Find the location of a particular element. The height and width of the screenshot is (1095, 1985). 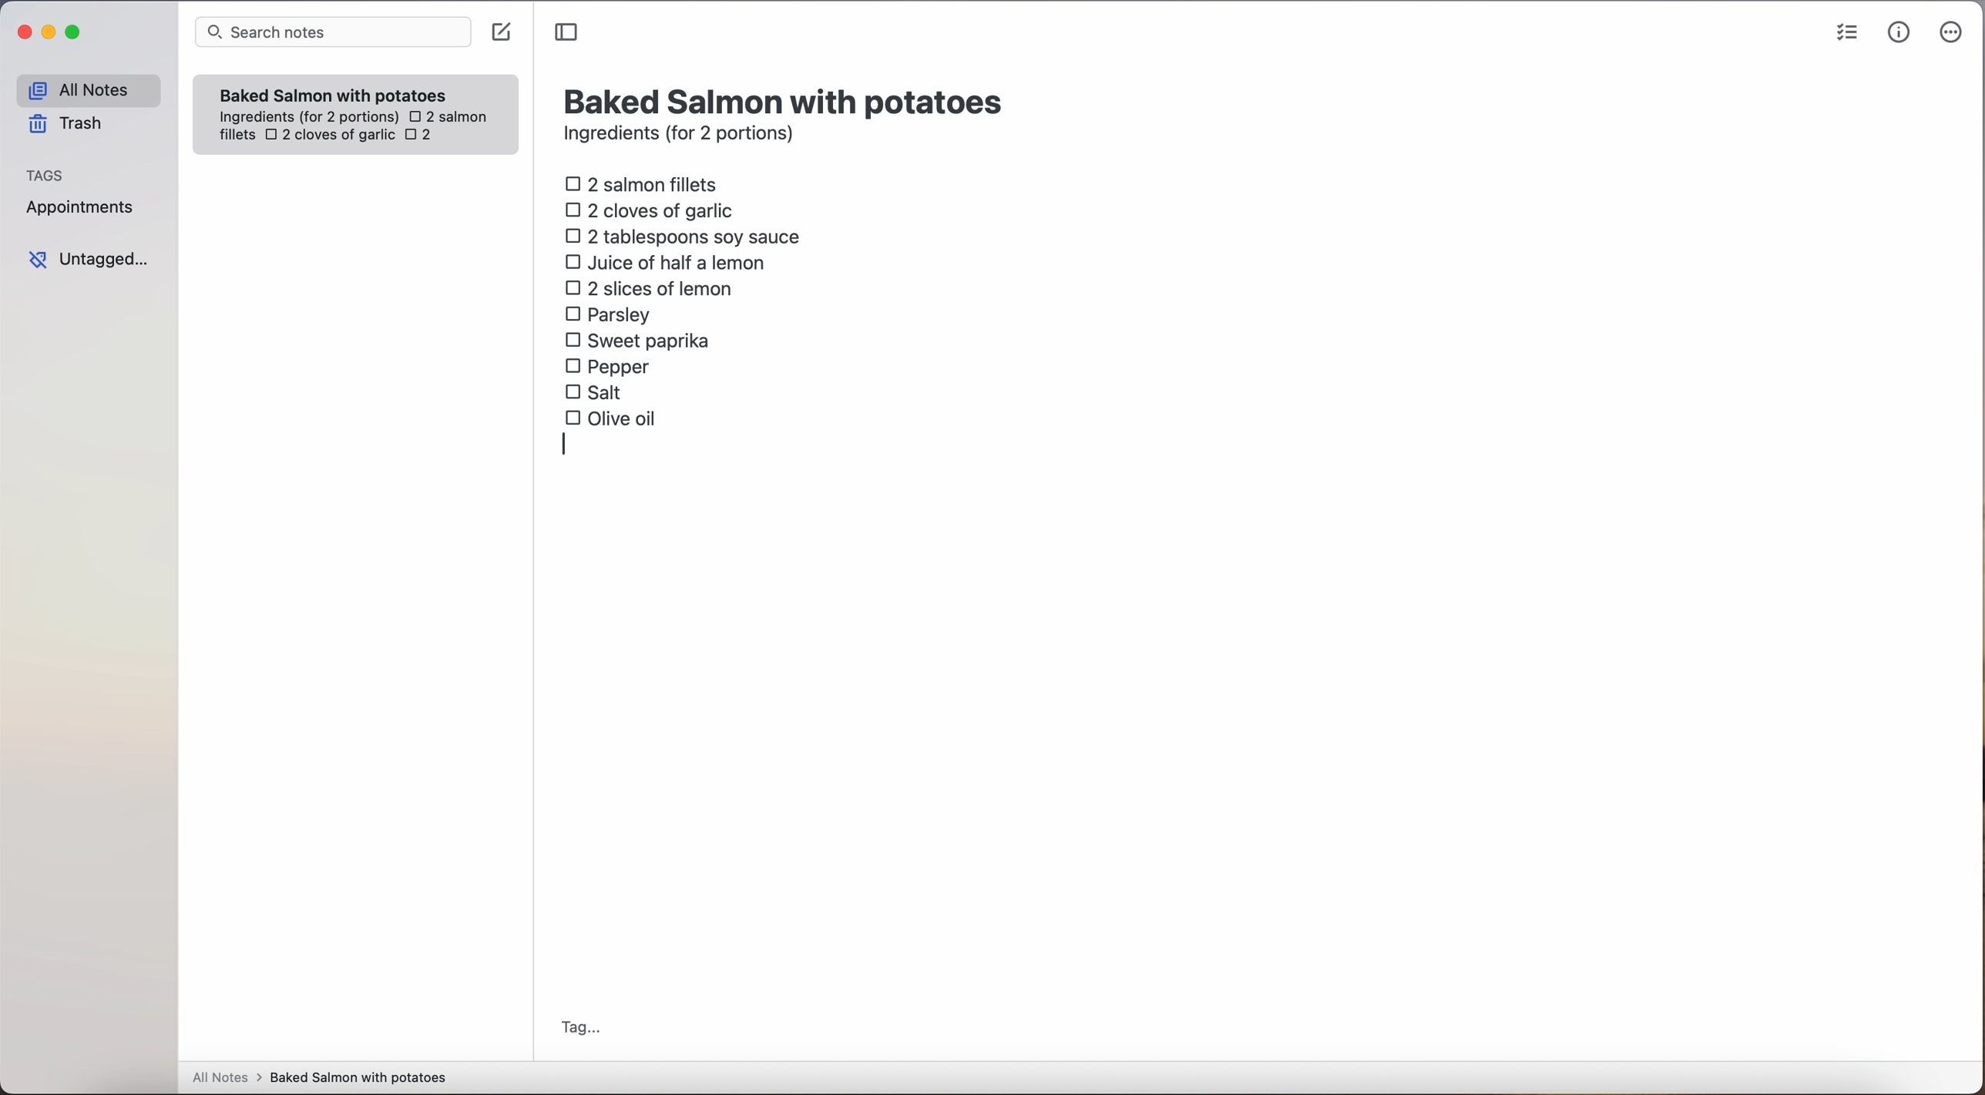

minimize Simplenote is located at coordinates (49, 34).